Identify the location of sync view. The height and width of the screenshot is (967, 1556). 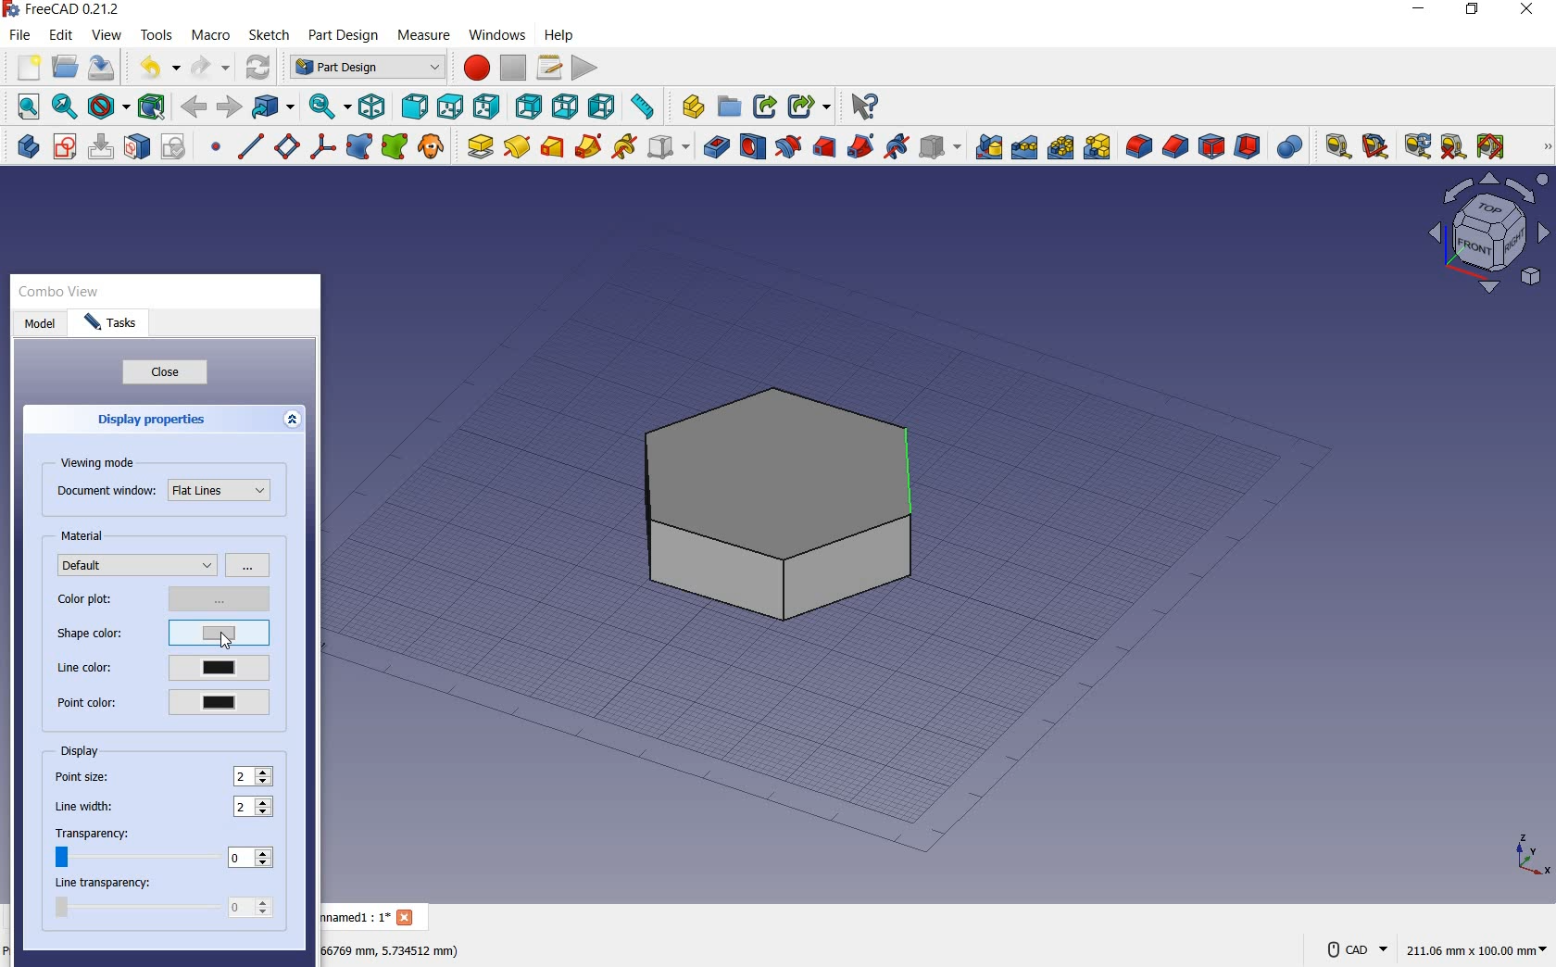
(328, 106).